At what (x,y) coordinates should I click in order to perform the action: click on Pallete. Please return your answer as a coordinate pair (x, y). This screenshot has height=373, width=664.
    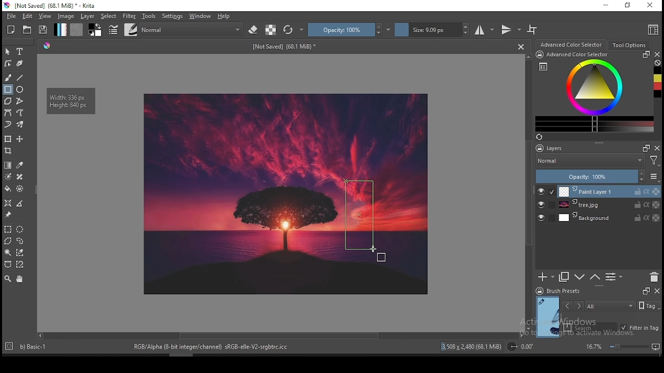
    Looking at the image, I should click on (47, 47).